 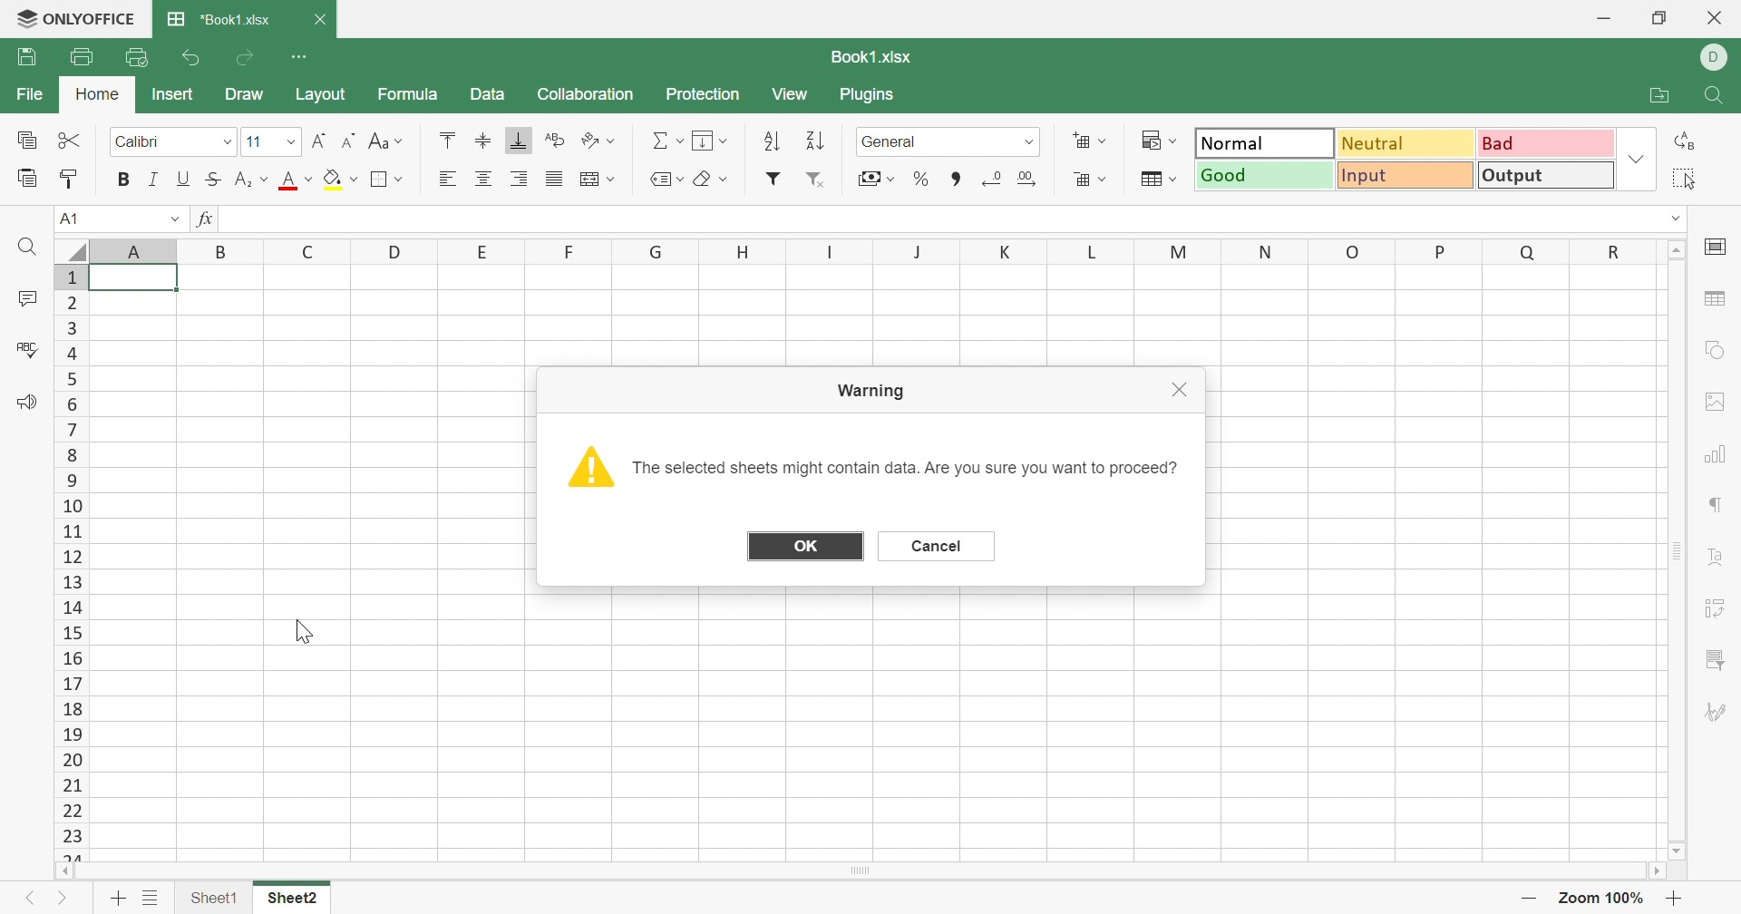 What do you see at coordinates (63, 894) in the screenshot?
I see `next` at bounding box center [63, 894].